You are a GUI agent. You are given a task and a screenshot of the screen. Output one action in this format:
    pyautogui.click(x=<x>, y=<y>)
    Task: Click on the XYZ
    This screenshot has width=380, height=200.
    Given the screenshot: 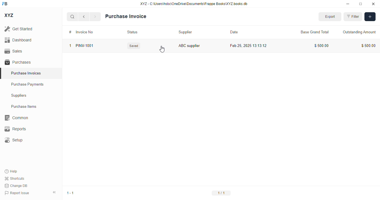 What is the action you would take?
    pyautogui.click(x=9, y=15)
    